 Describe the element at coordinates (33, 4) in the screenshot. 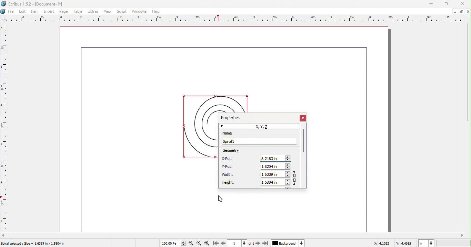

I see `File name` at that location.